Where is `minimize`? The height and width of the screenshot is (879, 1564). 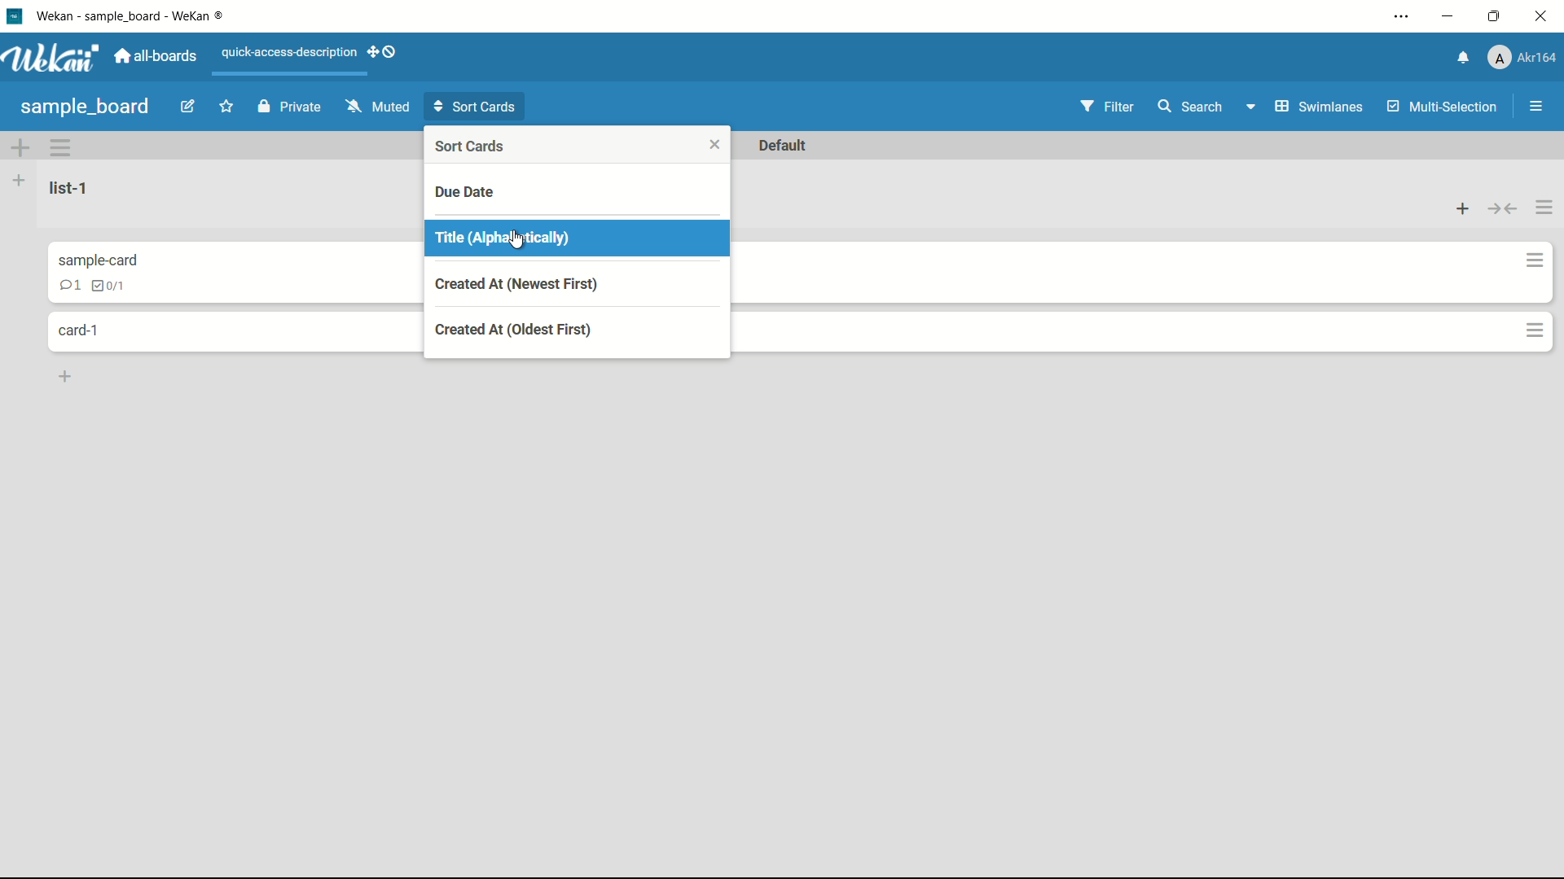 minimize is located at coordinates (1450, 16).